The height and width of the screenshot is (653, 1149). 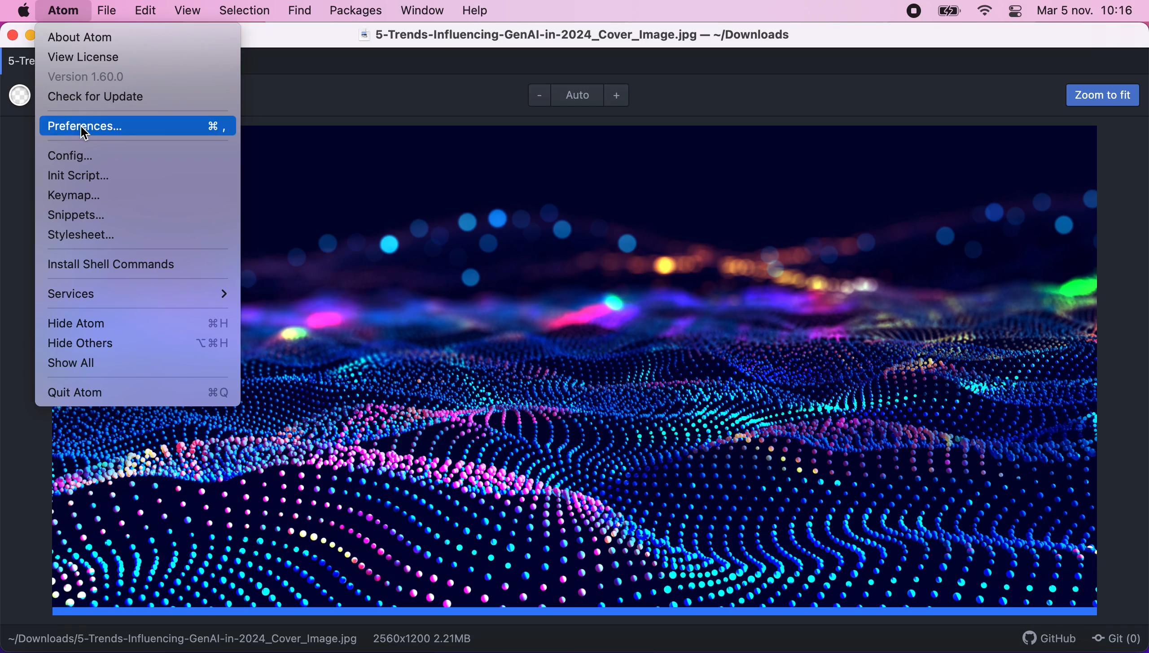 I want to click on install shell commands, so click(x=117, y=265).